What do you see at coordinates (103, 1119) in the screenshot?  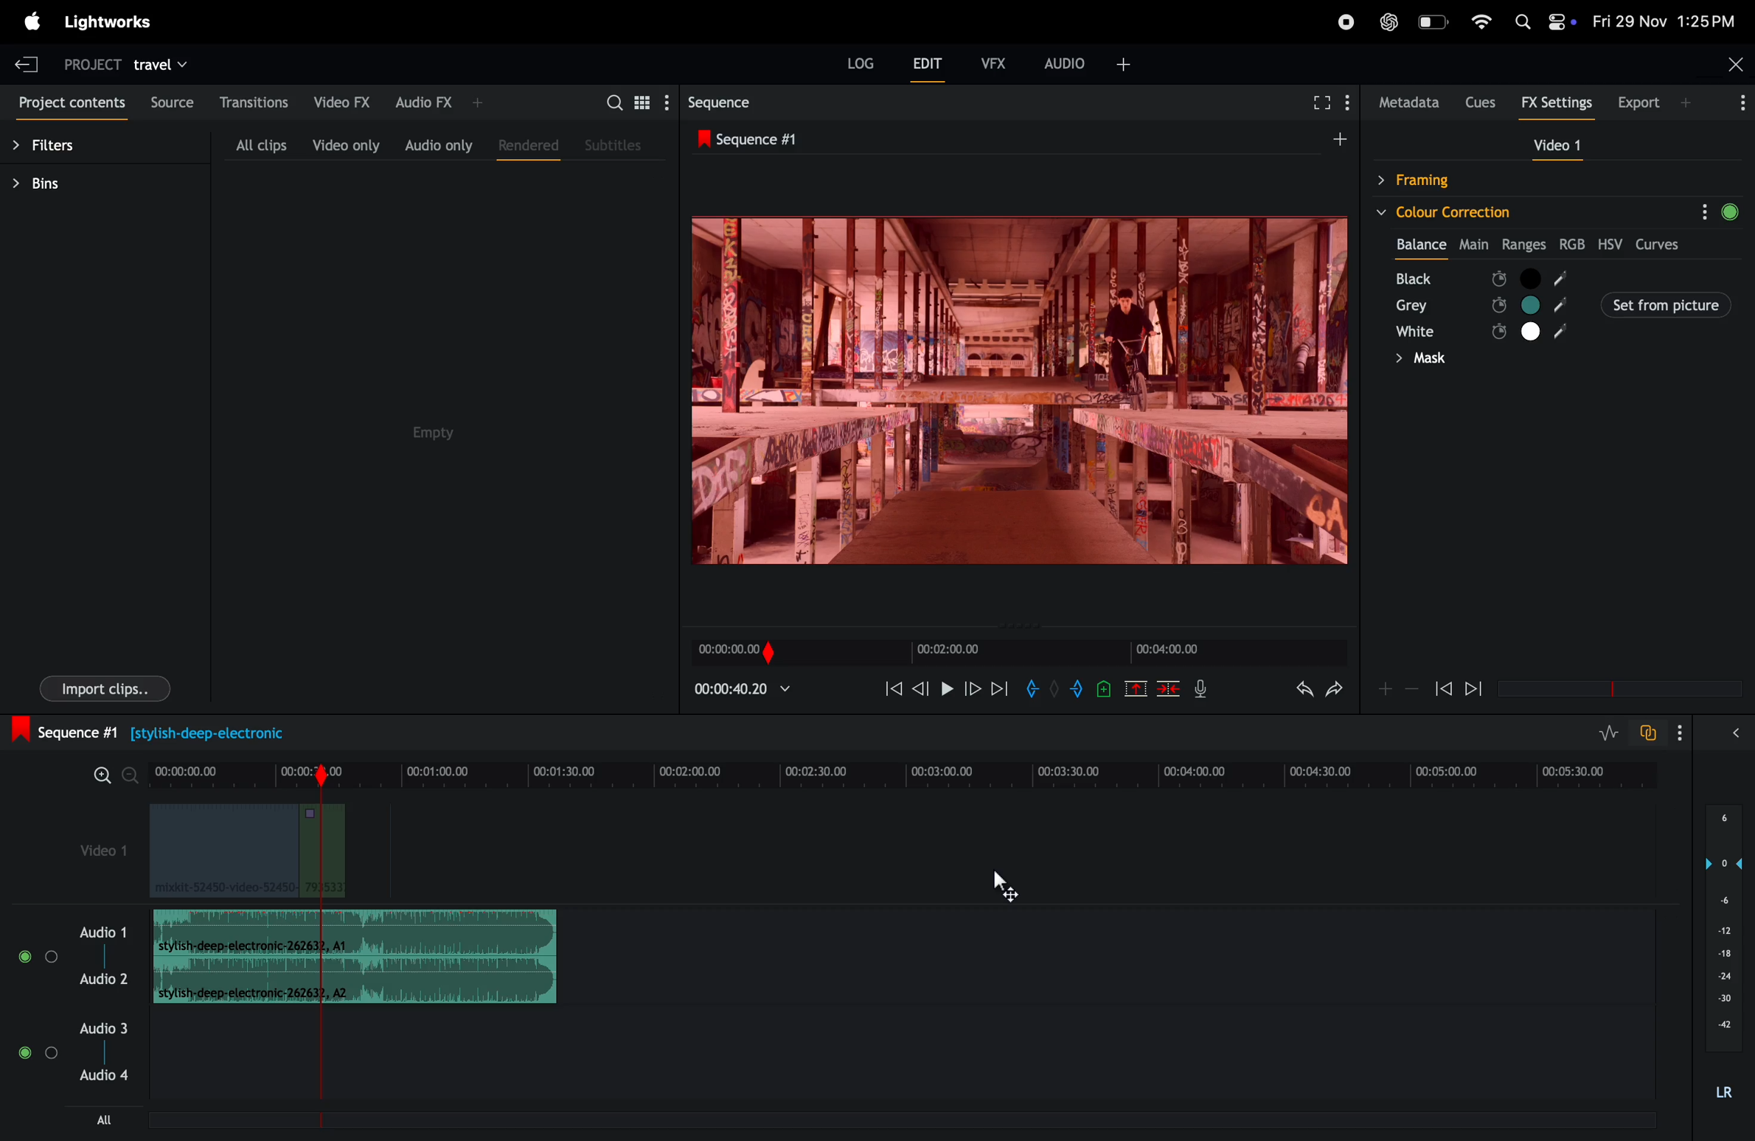 I see `all` at bounding box center [103, 1119].